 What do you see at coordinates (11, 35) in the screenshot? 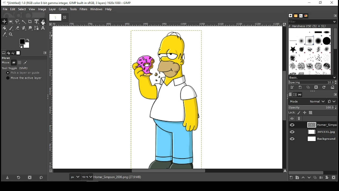
I see `zoom tool` at bounding box center [11, 35].